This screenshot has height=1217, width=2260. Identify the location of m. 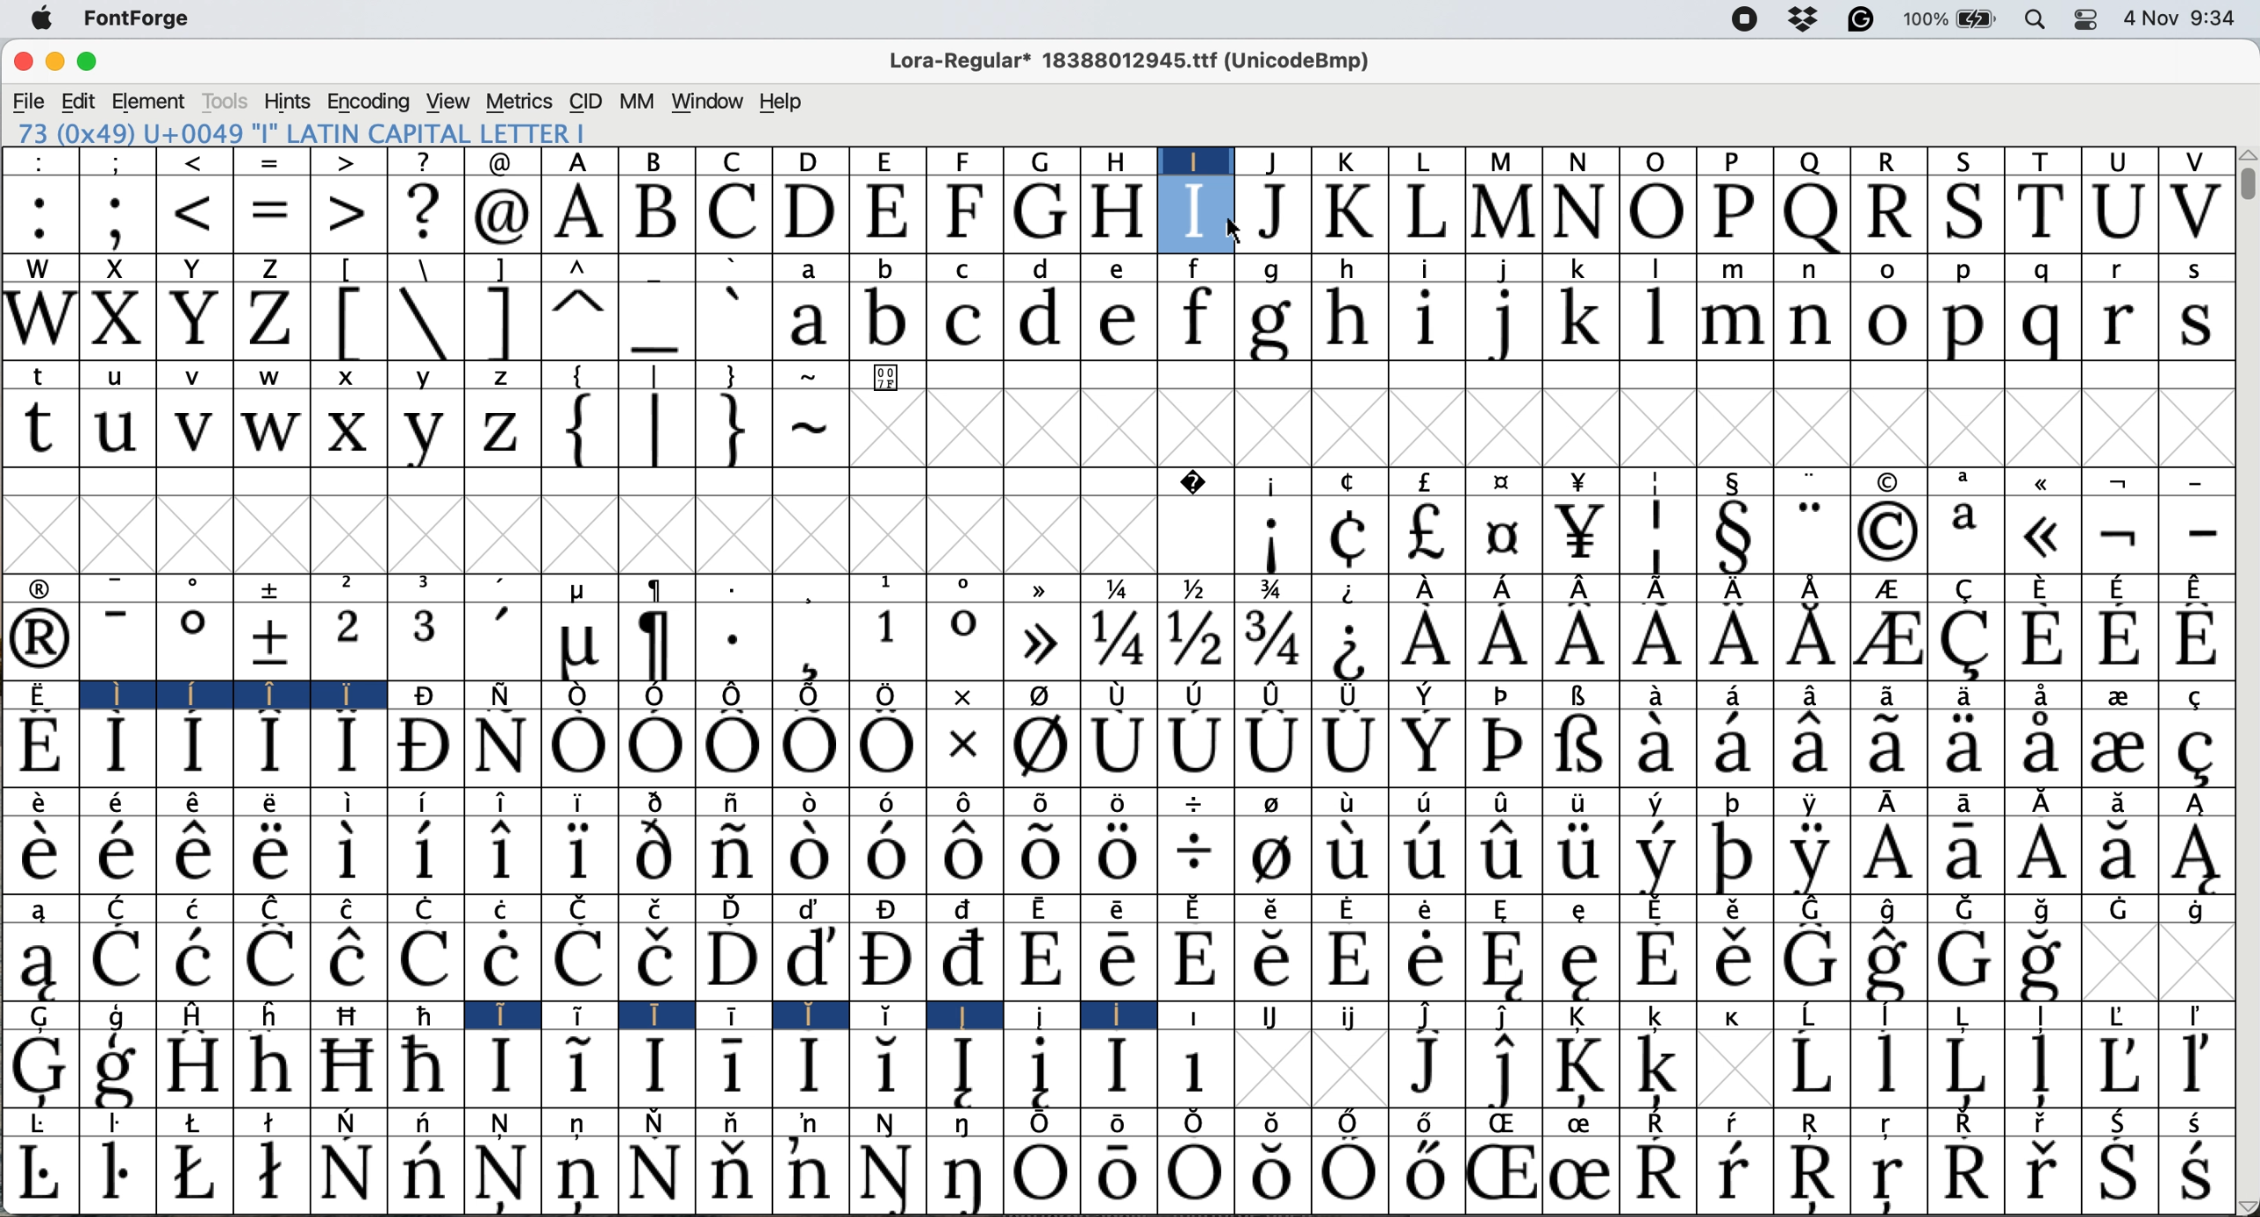
(1734, 269).